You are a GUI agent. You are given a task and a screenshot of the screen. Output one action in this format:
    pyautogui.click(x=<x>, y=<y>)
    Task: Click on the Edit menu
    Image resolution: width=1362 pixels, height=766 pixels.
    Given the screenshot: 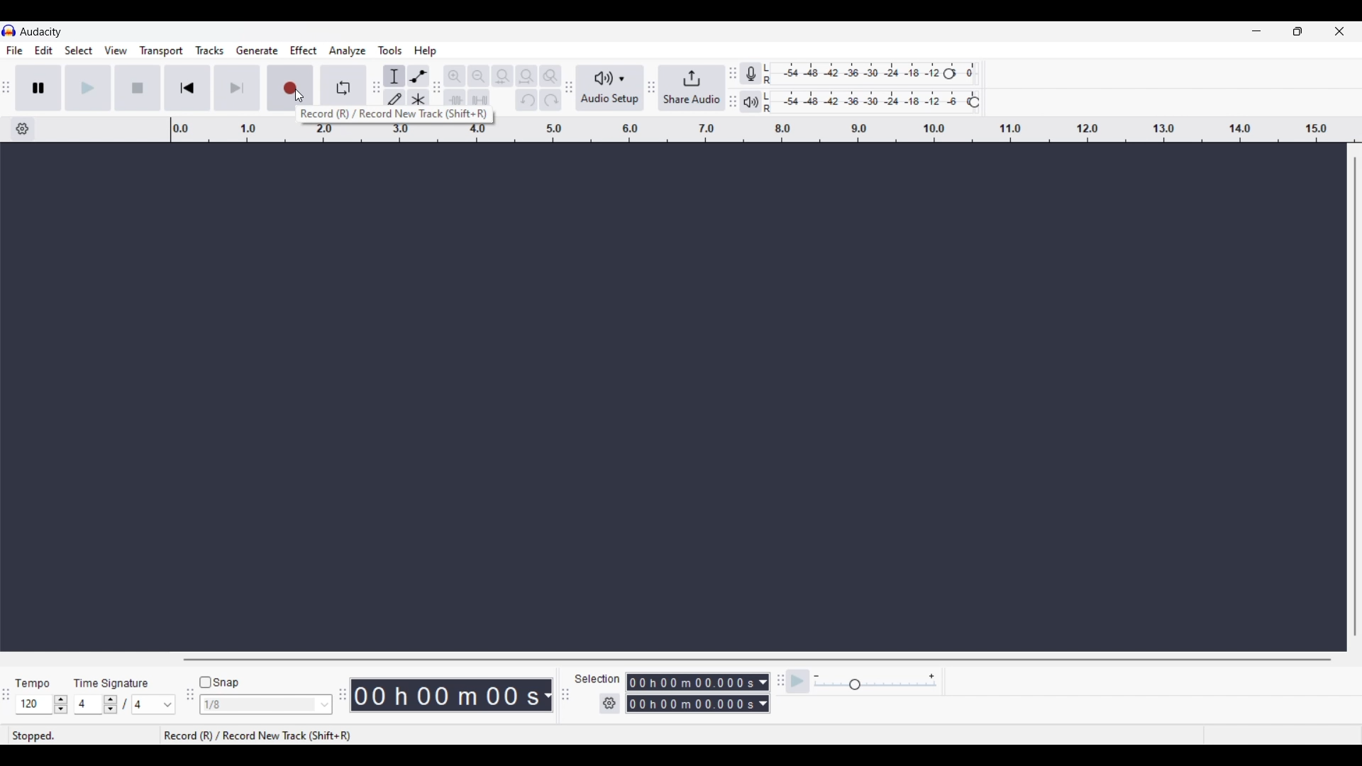 What is the action you would take?
    pyautogui.click(x=44, y=50)
    